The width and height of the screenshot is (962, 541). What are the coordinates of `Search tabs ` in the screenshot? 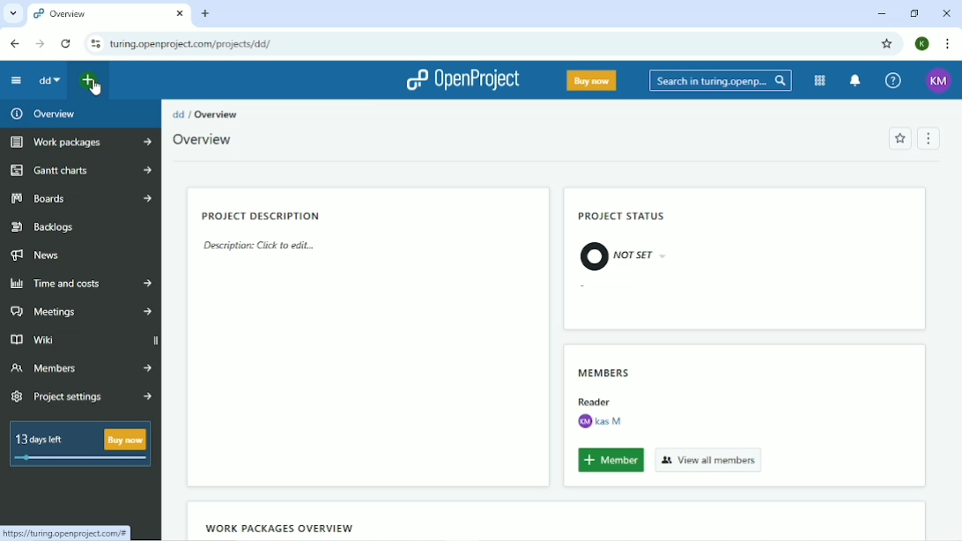 It's located at (13, 15).